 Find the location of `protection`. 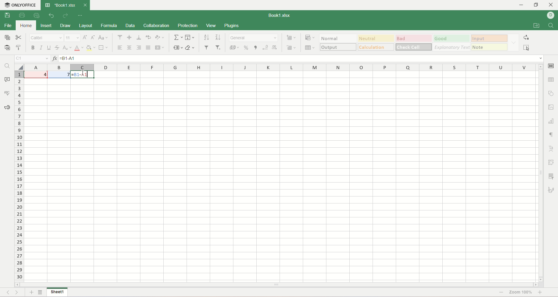

protection is located at coordinates (187, 26).